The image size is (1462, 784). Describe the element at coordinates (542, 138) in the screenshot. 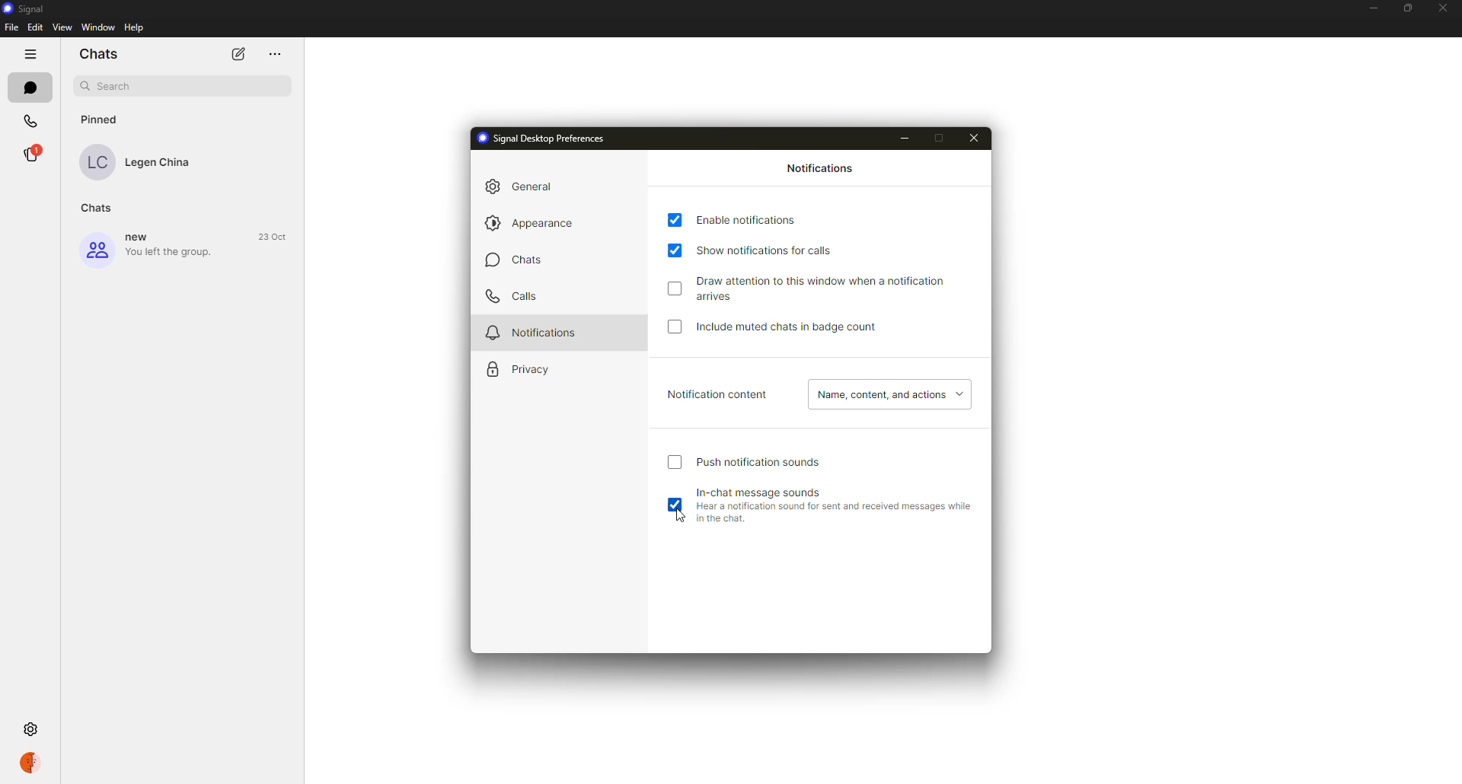

I see `signal desktop preferences` at that location.